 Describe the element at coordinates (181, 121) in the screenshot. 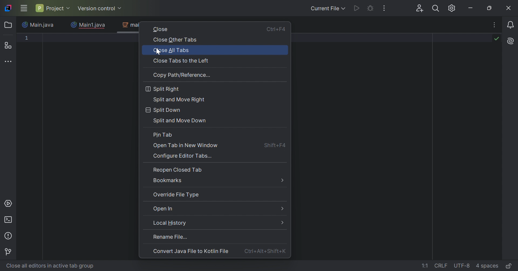

I see `Spit and Move Down` at that location.